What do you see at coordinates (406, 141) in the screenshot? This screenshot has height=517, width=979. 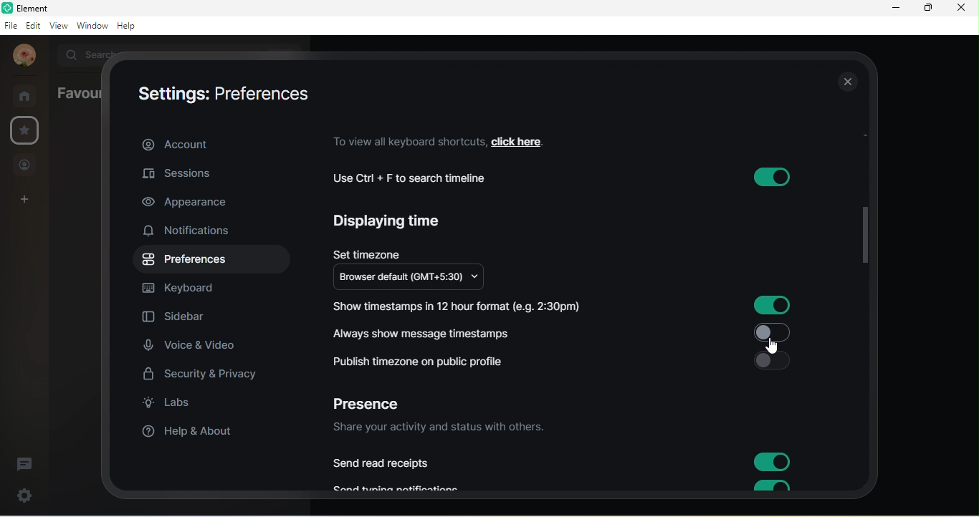 I see `to view all keyboard shortcuts,` at bounding box center [406, 141].